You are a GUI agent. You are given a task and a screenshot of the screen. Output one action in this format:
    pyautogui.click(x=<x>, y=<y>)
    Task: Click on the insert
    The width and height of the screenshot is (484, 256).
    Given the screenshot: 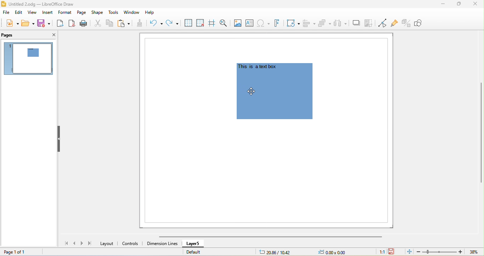 What is the action you would take?
    pyautogui.click(x=47, y=13)
    